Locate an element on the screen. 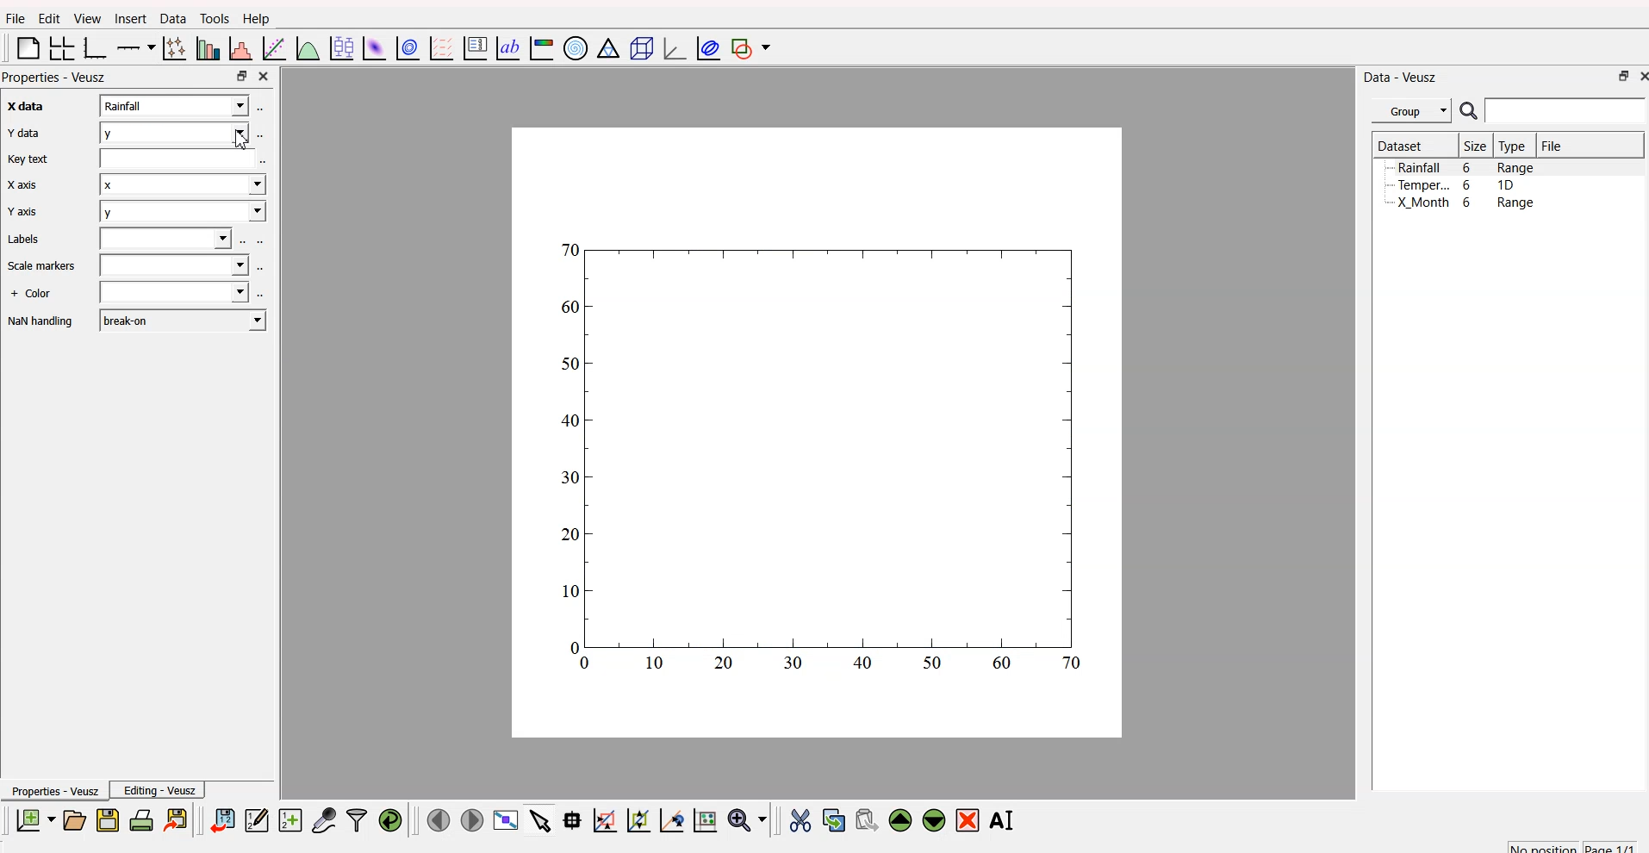 The image size is (1649, 853). filter data is located at coordinates (357, 818).